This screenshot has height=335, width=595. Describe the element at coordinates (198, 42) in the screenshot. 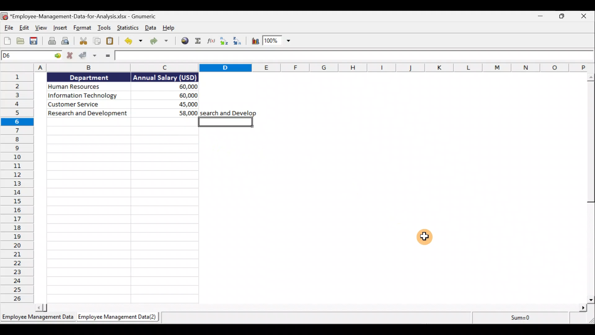

I see `Sum into the current cell` at that location.